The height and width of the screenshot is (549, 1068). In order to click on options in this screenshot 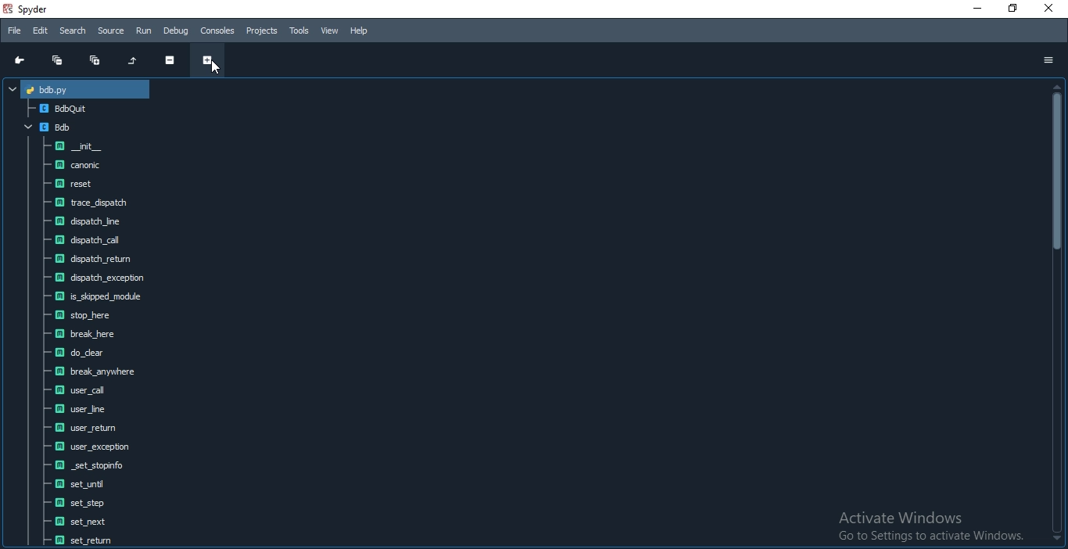, I will do `click(1047, 59)`.